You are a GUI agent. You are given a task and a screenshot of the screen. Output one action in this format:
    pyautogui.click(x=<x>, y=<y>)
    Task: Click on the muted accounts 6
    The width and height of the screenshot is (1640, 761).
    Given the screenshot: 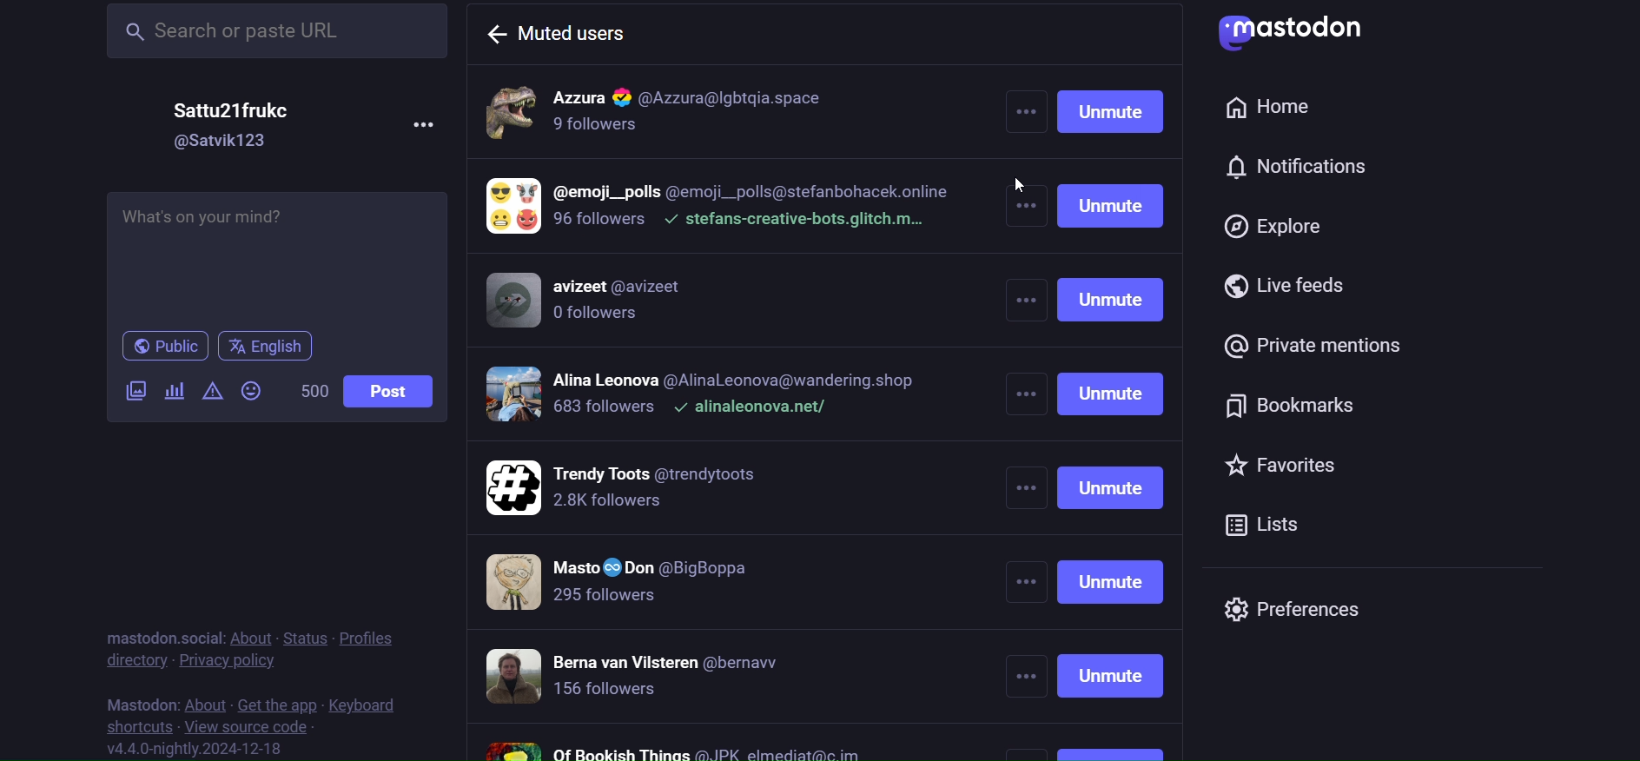 What is the action you would take?
    pyautogui.click(x=645, y=587)
    